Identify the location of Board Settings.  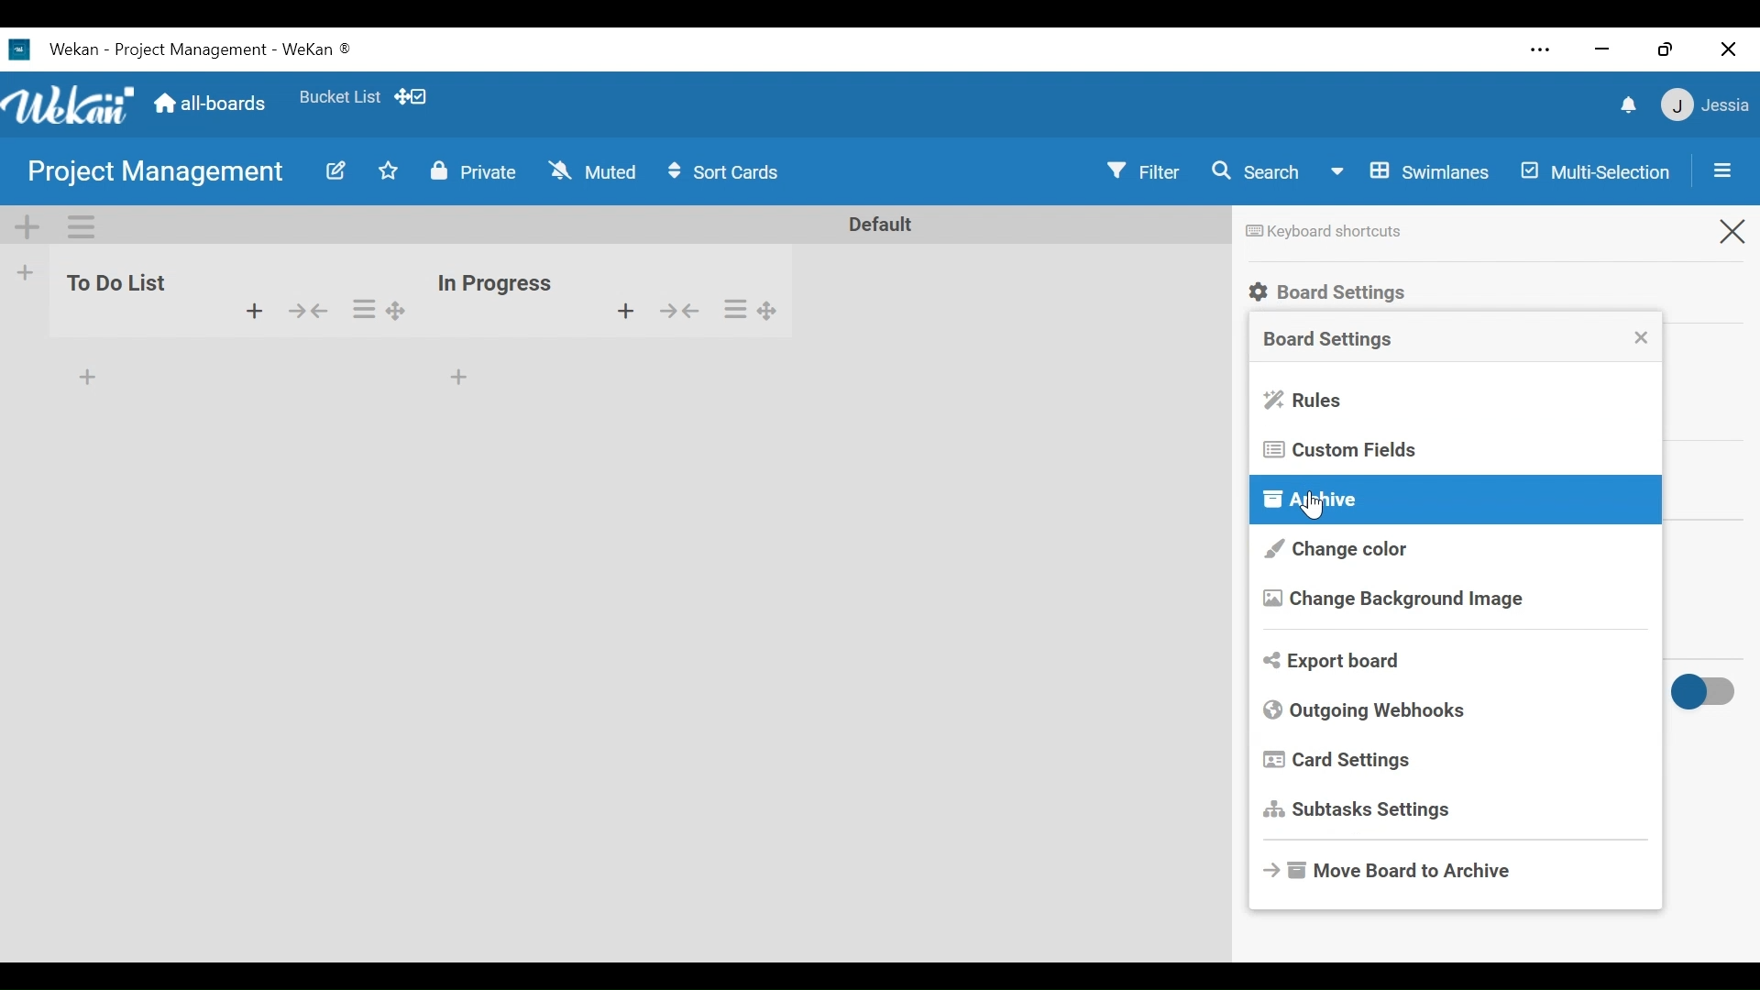
(1329, 340).